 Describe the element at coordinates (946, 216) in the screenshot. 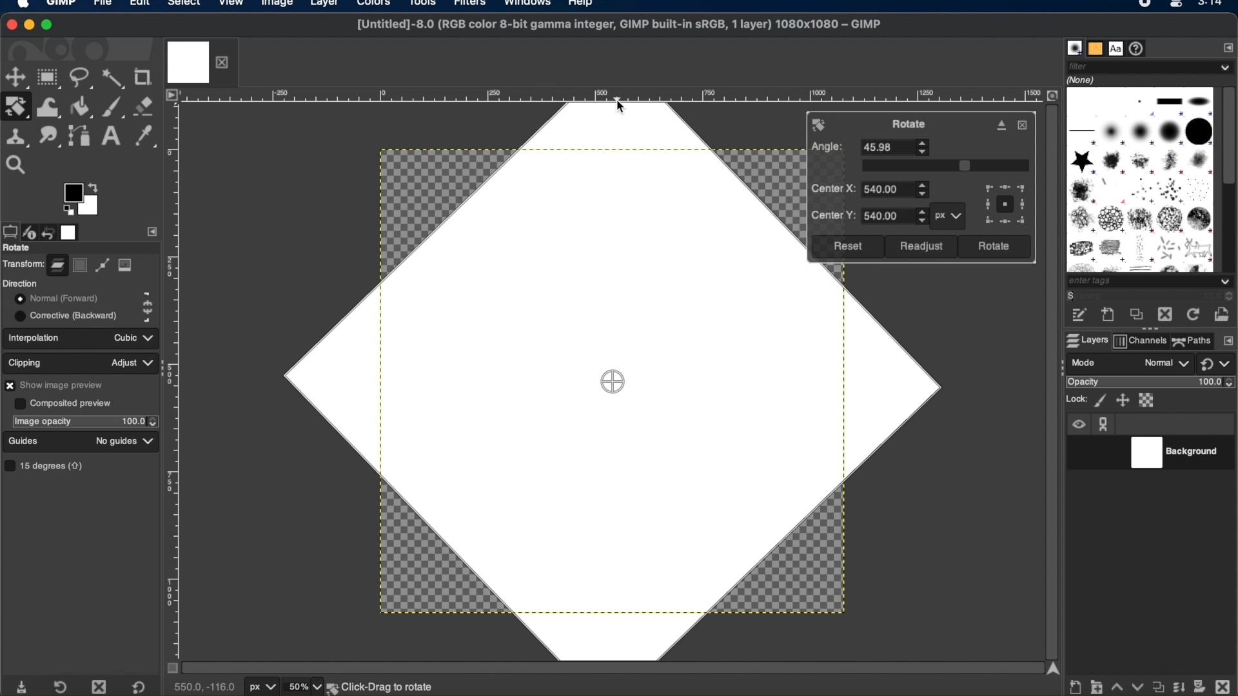

I see `px` at that location.